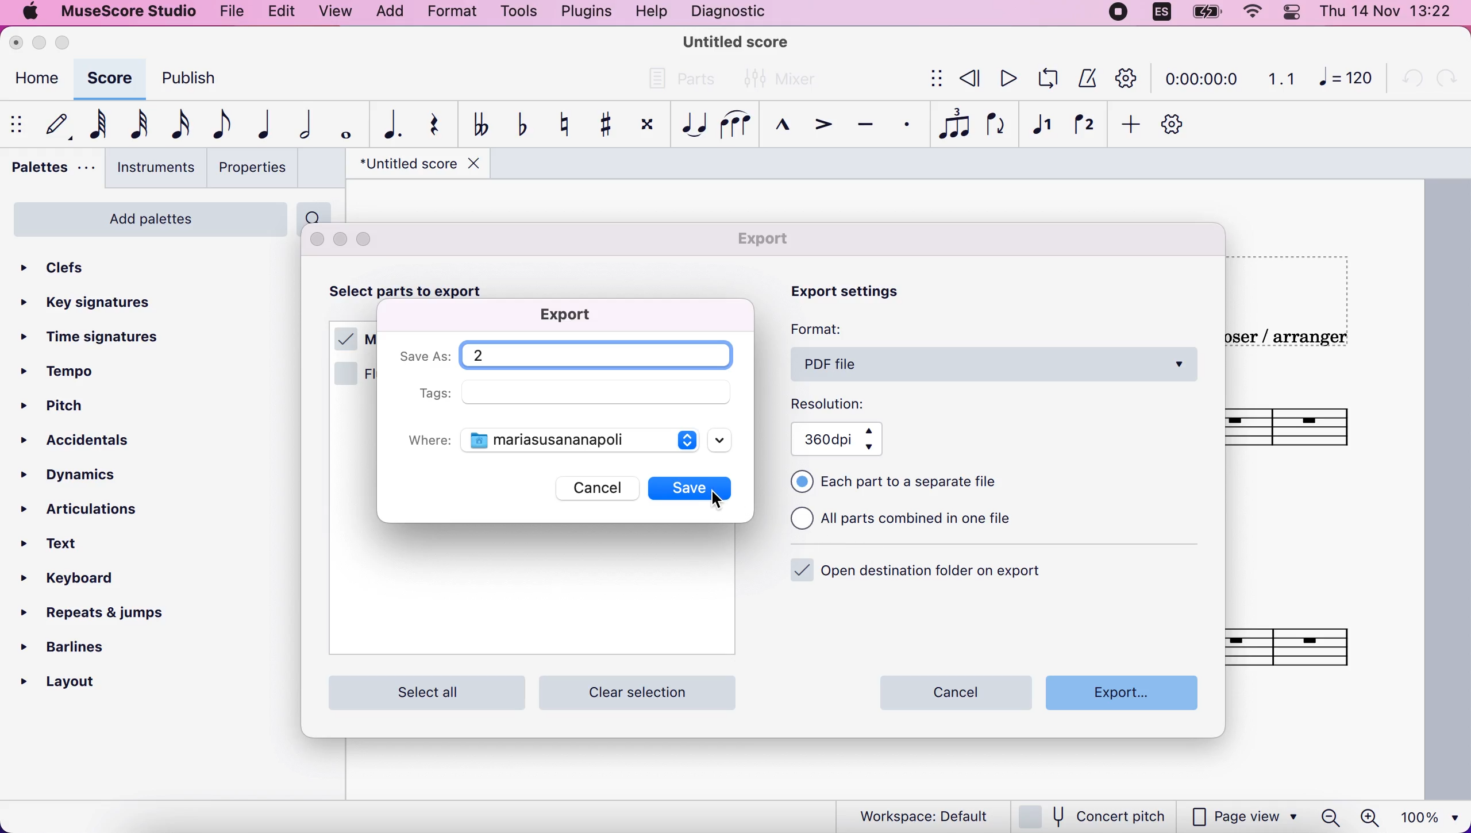 This screenshot has height=833, width=1471. I want to click on parts, so click(684, 82).